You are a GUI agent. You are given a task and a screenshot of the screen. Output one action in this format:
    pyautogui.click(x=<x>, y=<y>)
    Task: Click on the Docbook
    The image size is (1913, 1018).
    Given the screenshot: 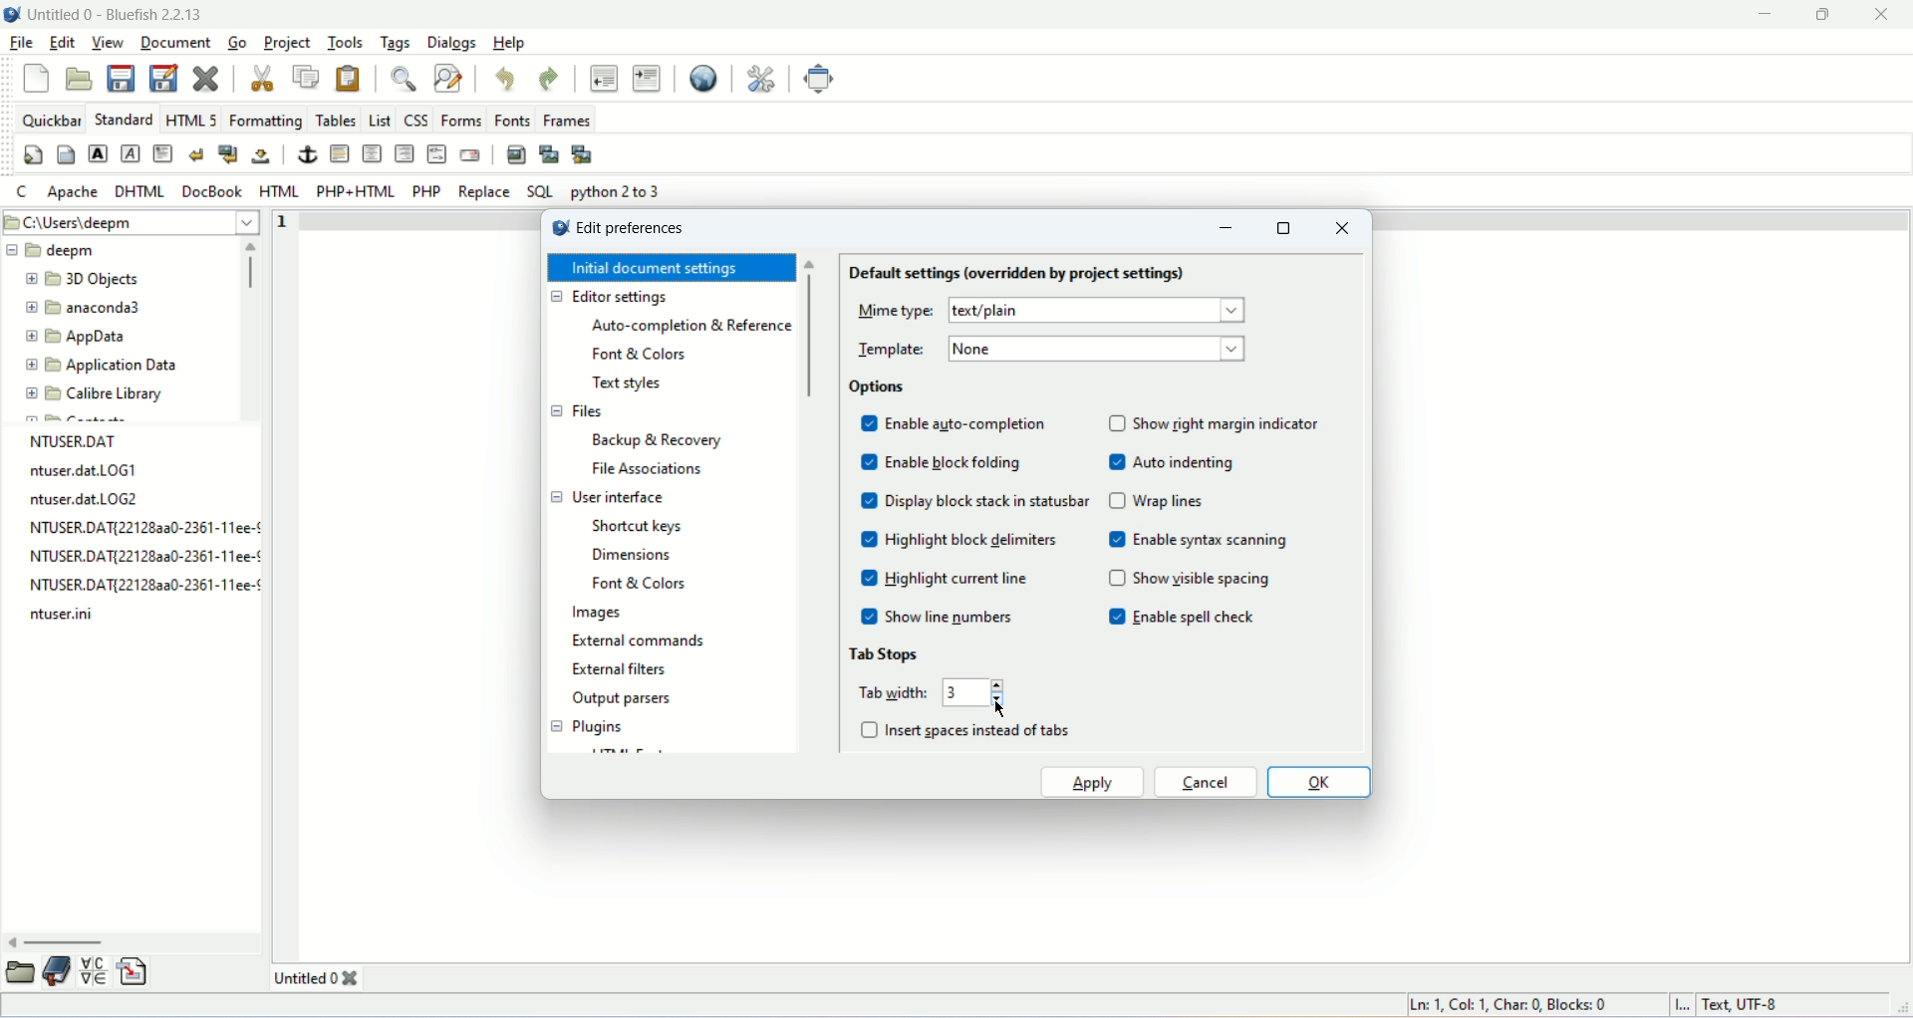 What is the action you would take?
    pyautogui.click(x=211, y=191)
    